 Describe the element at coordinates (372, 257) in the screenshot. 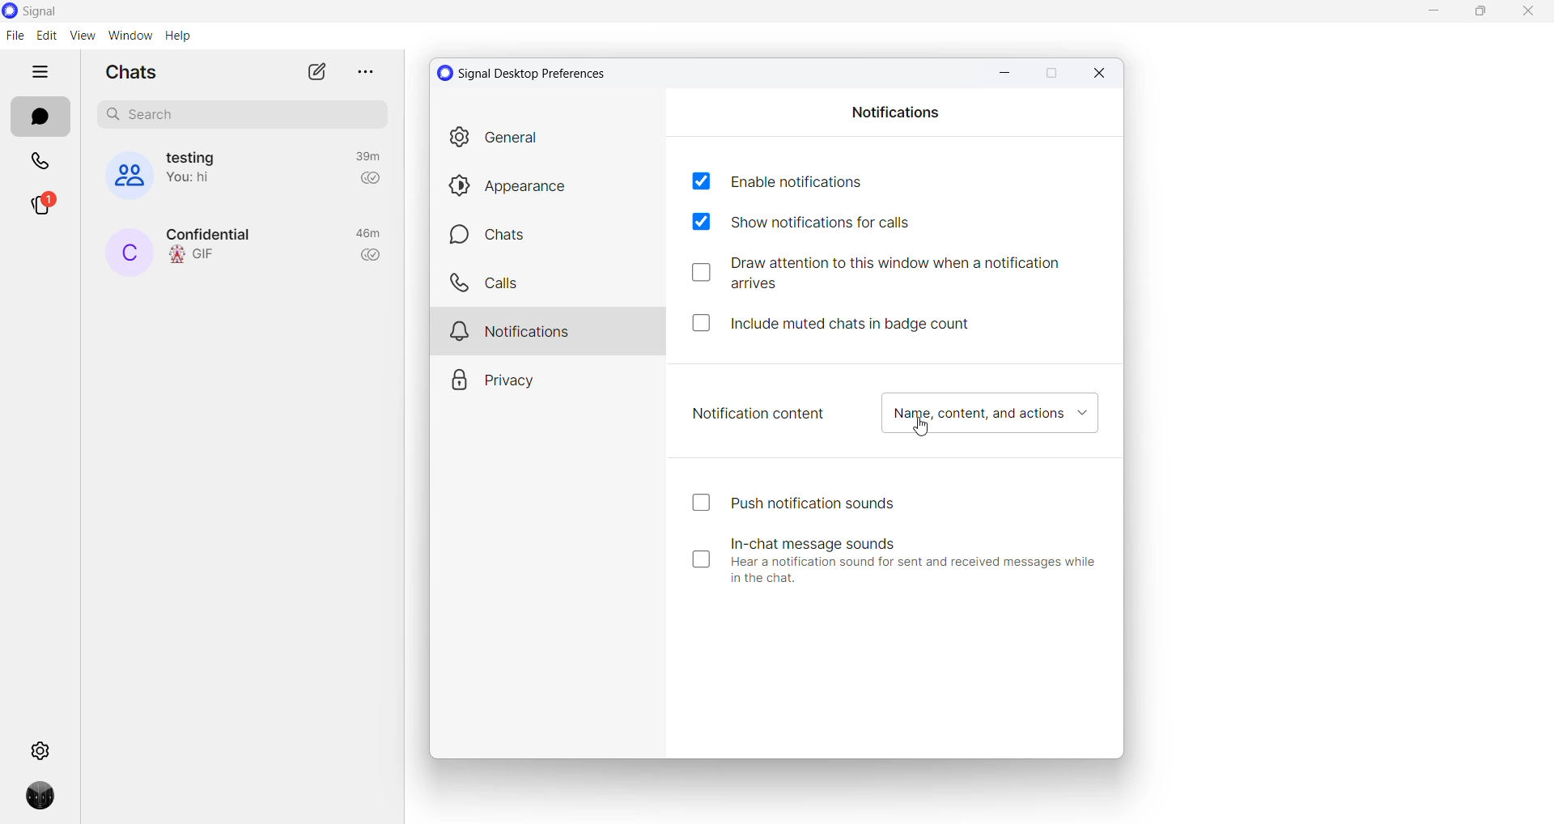

I see `read recipient` at that location.